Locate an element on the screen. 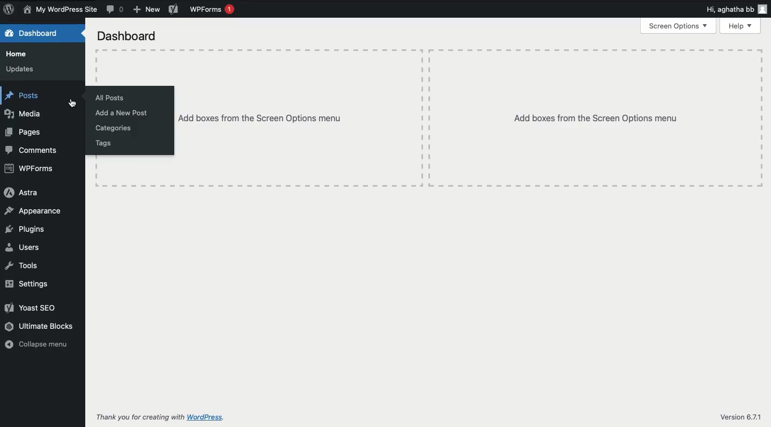 The image size is (771, 427). WPForms is located at coordinates (28, 170).